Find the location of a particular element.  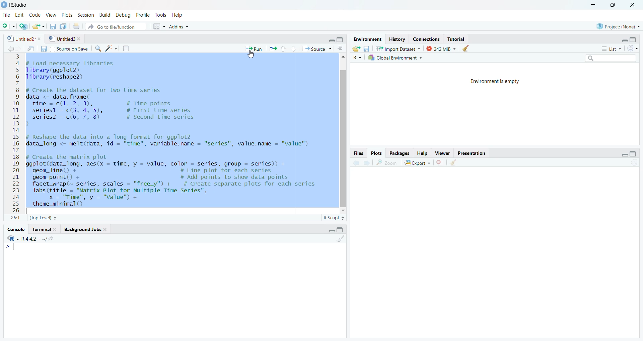

Files is located at coordinates (359, 153).